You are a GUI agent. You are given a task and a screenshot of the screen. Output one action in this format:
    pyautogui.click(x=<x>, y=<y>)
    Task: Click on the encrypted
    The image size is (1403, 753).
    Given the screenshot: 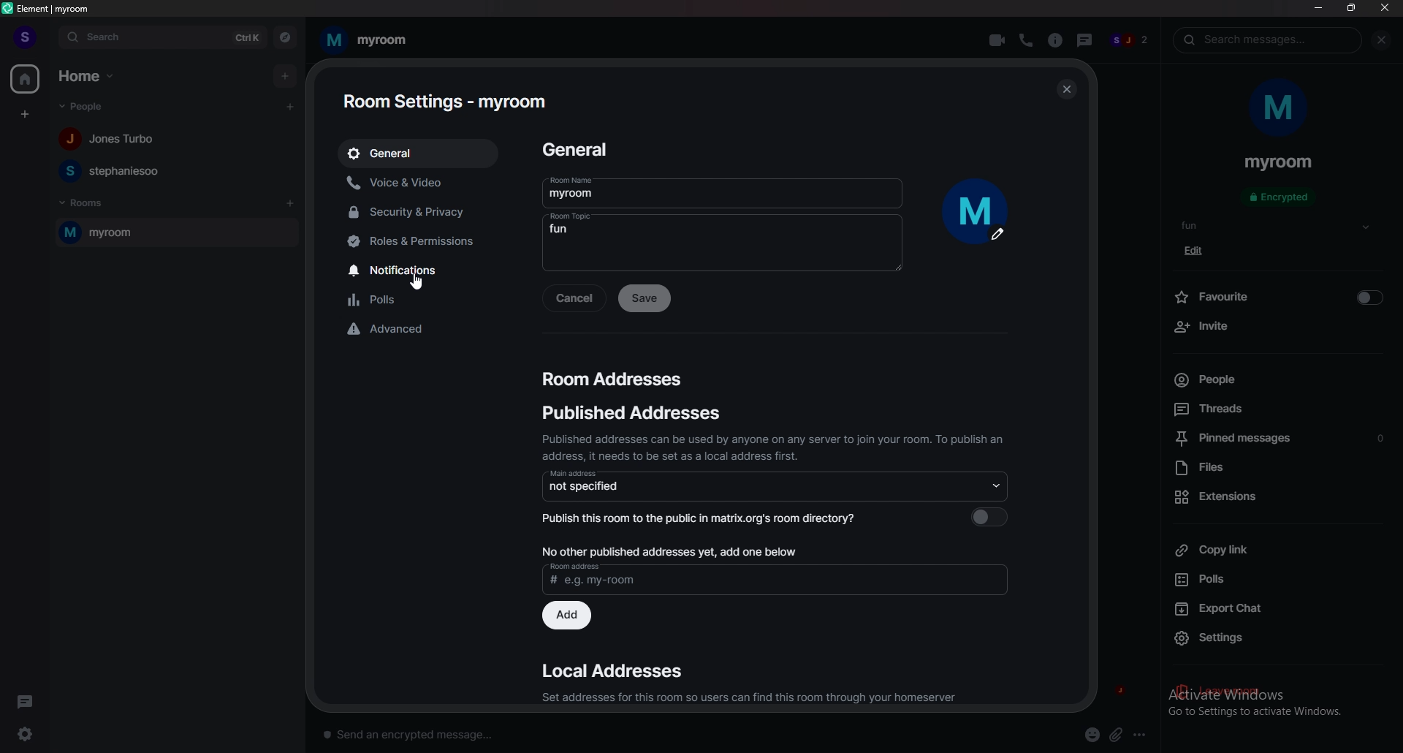 What is the action you would take?
    pyautogui.click(x=1282, y=198)
    